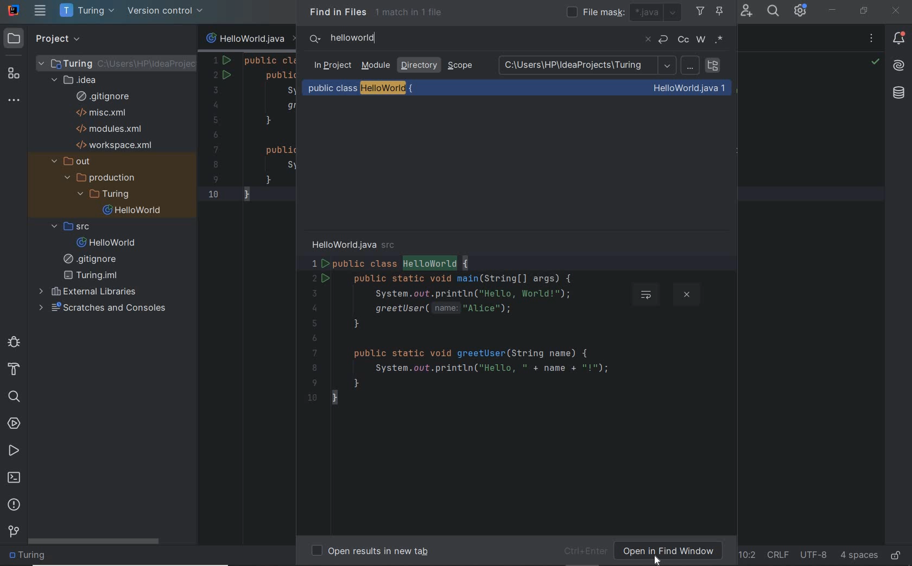 This screenshot has height=566, width=912. I want to click on file encoding, so click(814, 555).